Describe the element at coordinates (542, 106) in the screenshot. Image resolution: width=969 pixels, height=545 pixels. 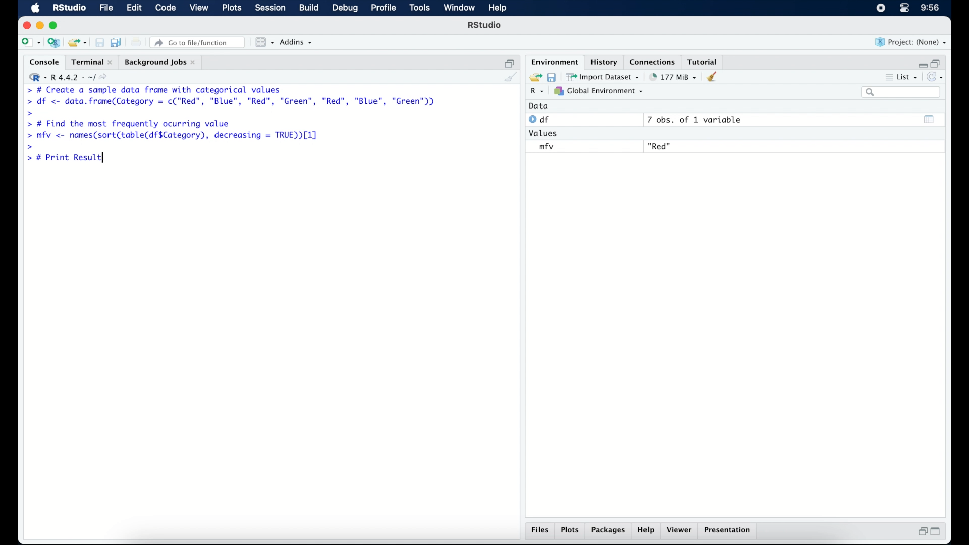
I see `data` at that location.